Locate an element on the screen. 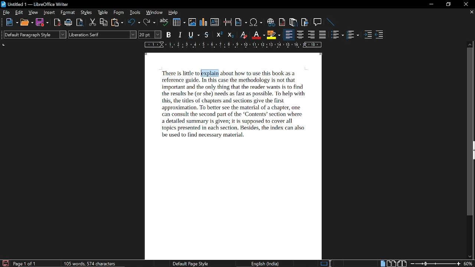 This screenshot has width=475, height=267. There is little to is located at coordinates (178, 73).